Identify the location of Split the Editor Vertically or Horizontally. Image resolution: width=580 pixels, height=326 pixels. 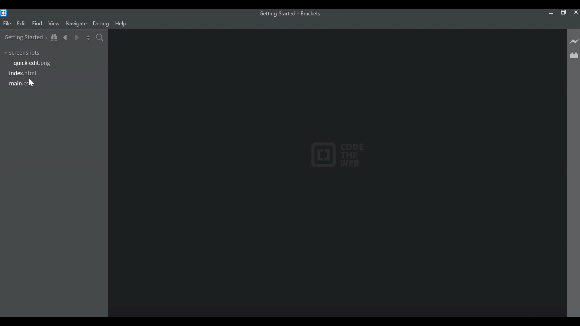
(88, 37).